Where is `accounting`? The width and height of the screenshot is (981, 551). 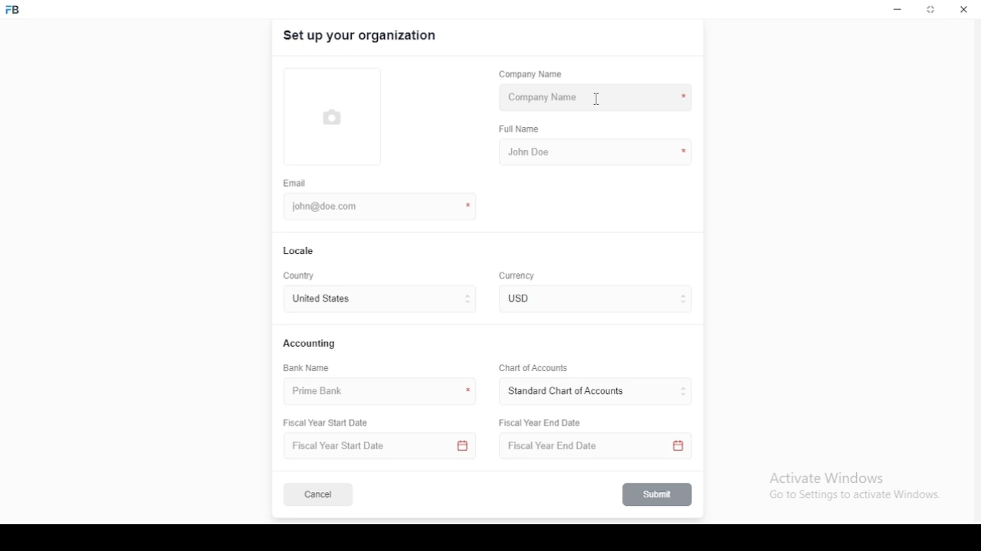 accounting is located at coordinates (310, 343).